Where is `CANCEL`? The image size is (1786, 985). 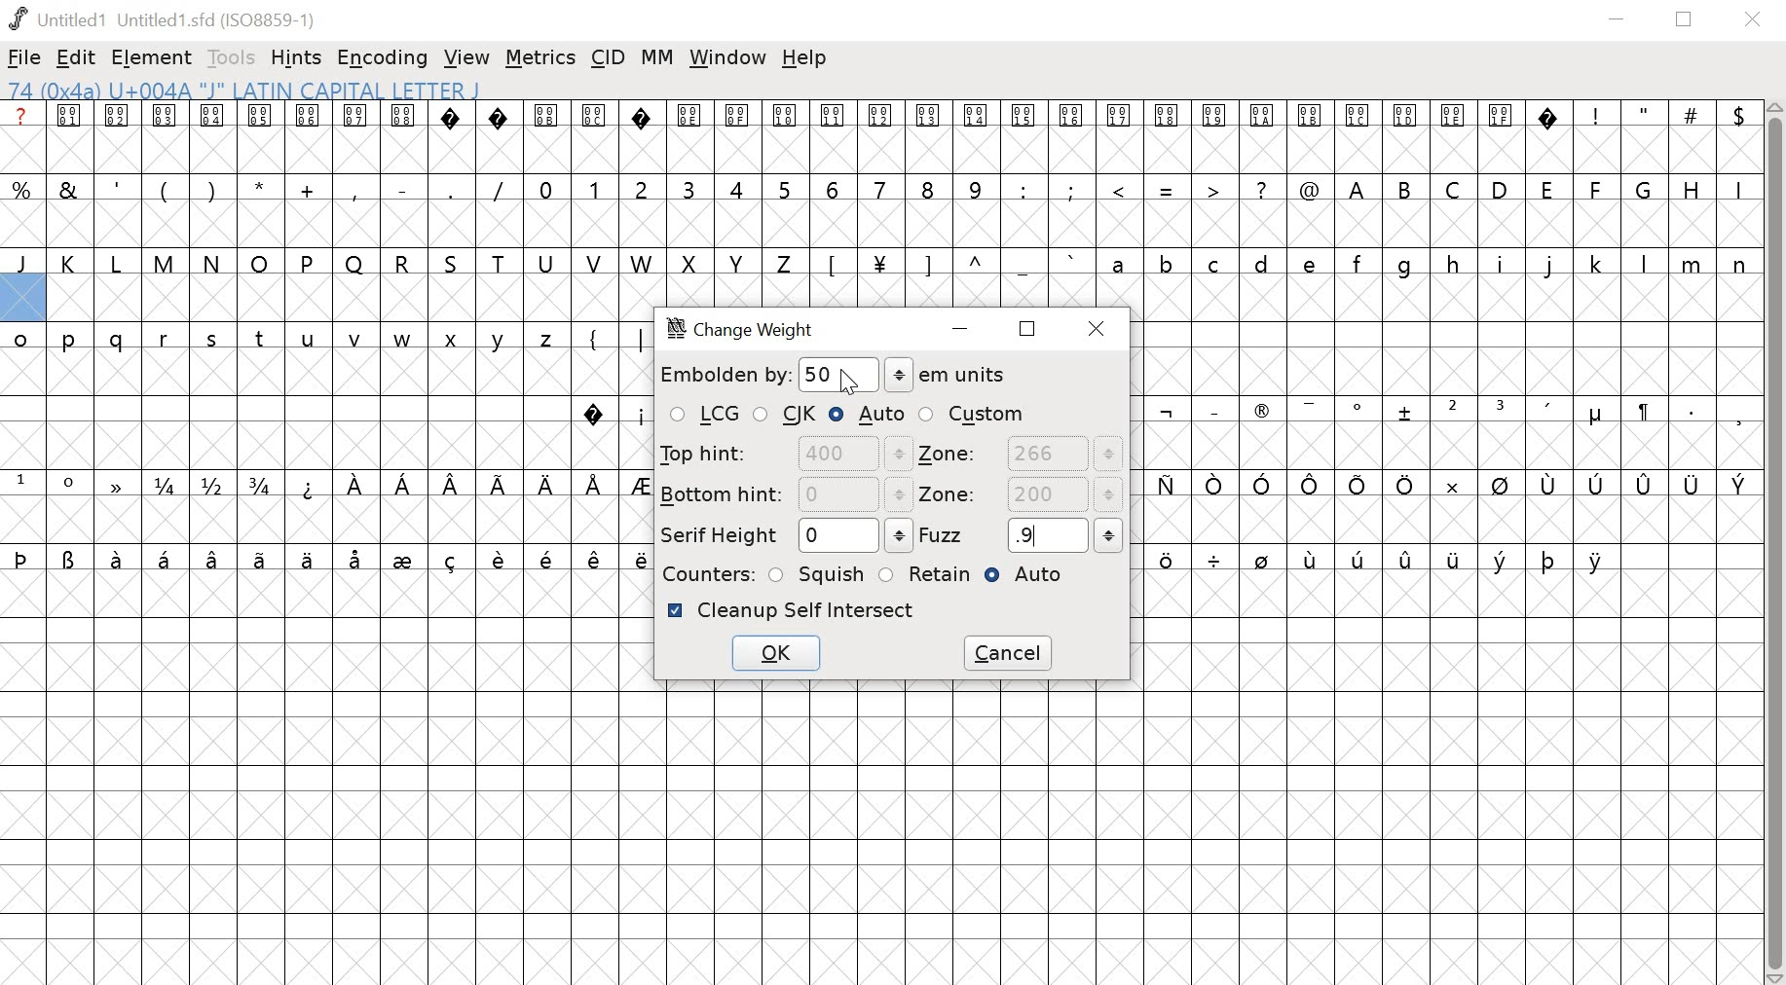 CANCEL is located at coordinates (1010, 652).